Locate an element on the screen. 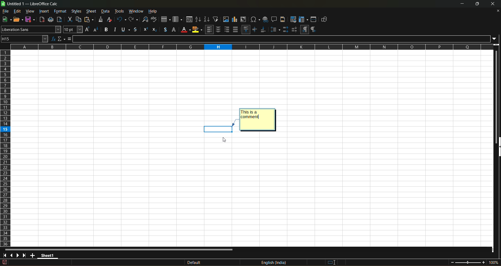 The image size is (501, 266). sort descending is located at coordinates (207, 20).